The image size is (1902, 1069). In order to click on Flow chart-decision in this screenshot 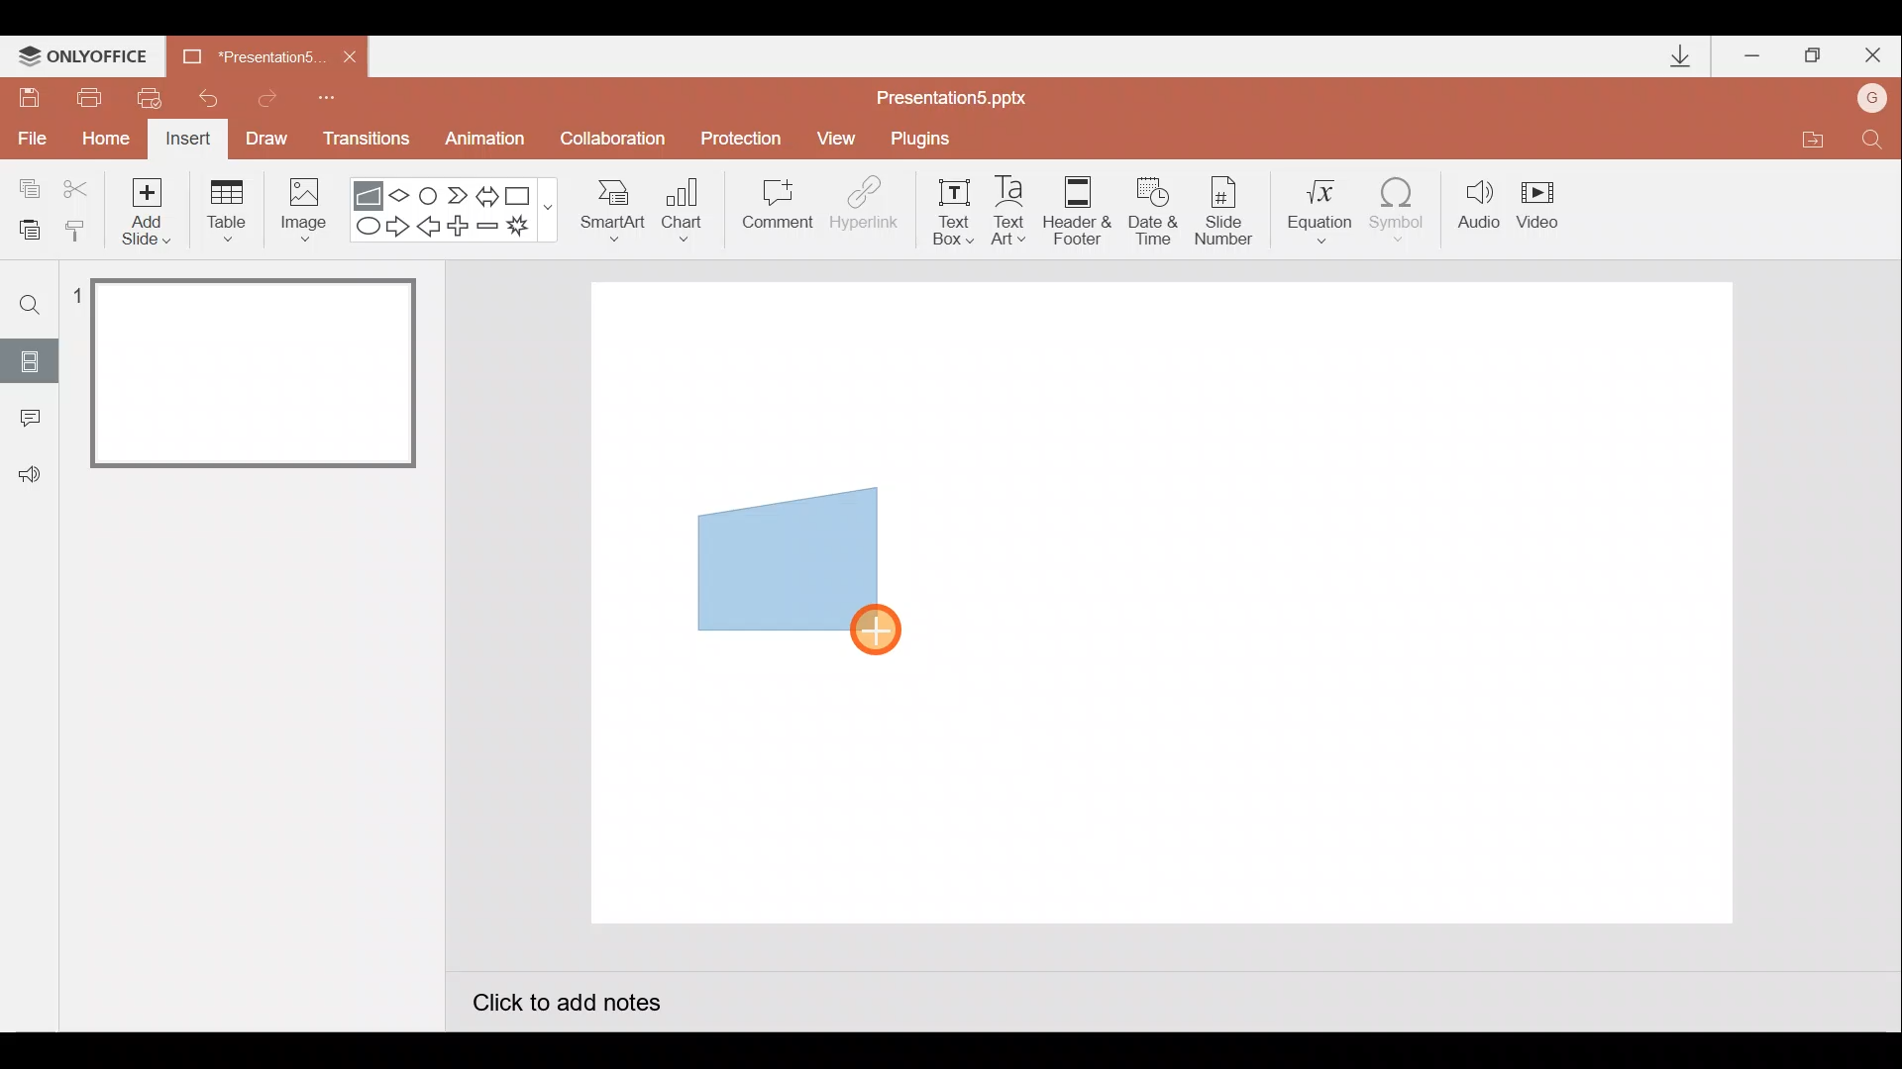, I will do `click(402, 195)`.